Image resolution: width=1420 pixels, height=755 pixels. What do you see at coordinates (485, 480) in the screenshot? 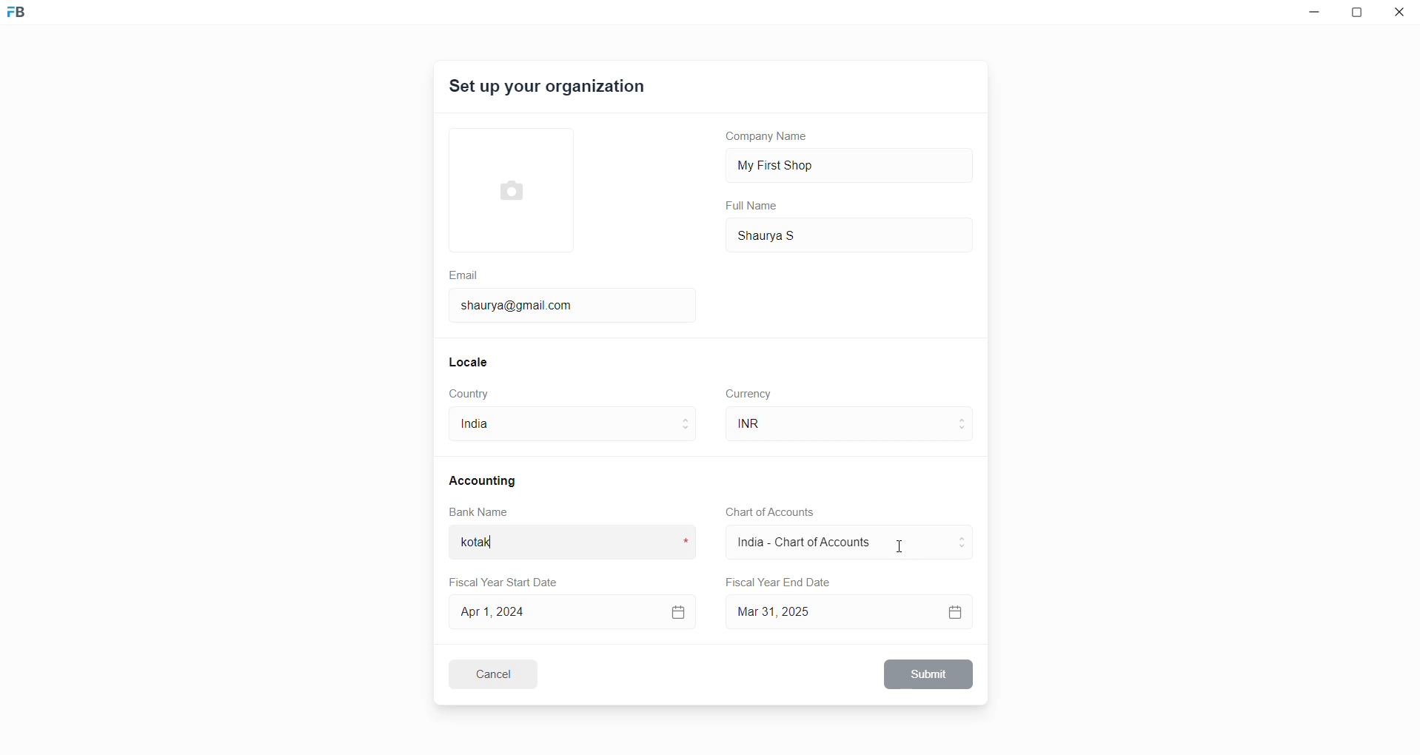
I see `Accounting` at bounding box center [485, 480].